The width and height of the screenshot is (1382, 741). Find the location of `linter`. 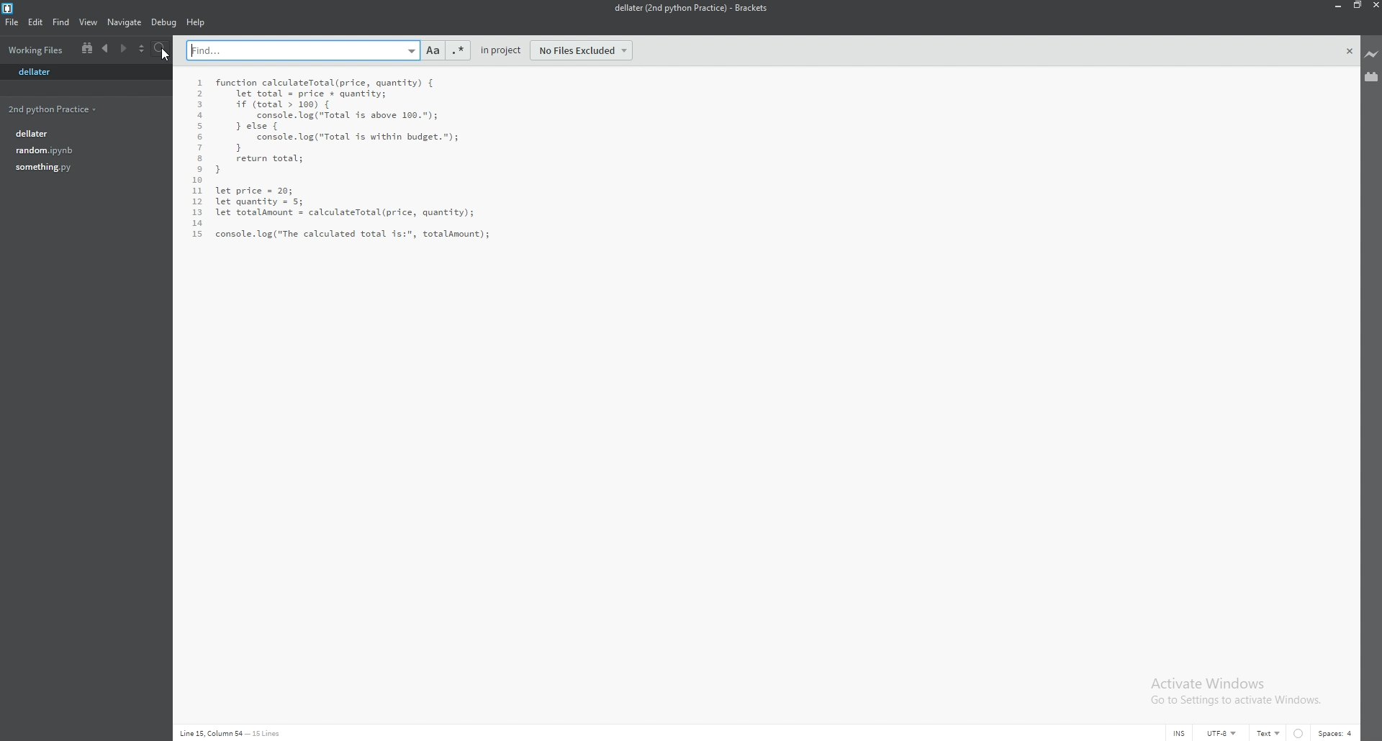

linter is located at coordinates (1299, 733).